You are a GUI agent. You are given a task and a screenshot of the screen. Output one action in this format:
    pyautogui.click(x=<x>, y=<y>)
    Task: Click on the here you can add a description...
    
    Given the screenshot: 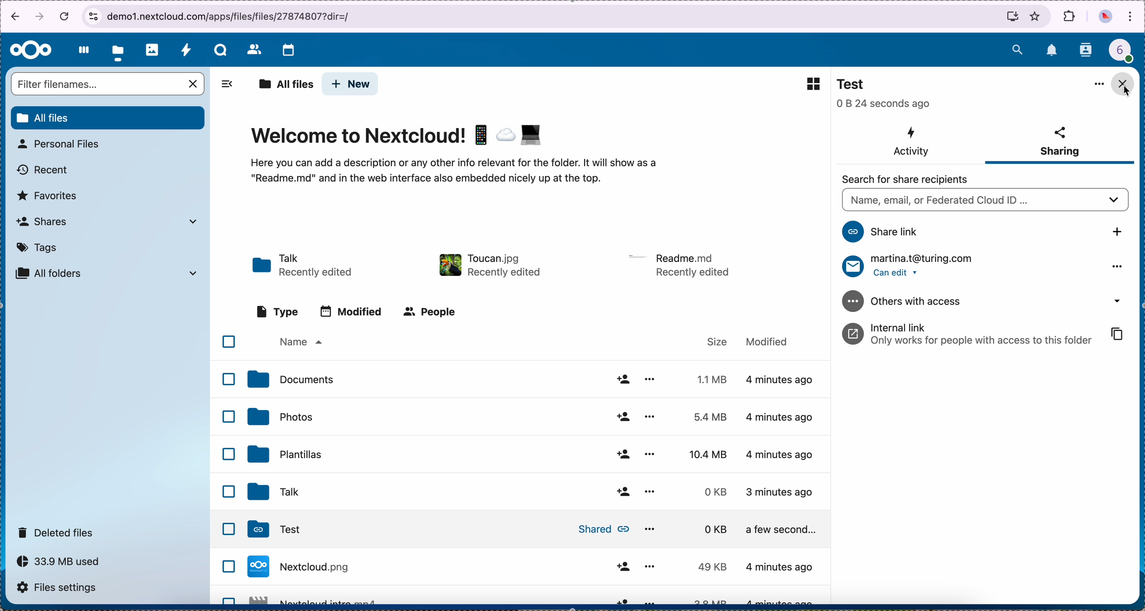 What is the action you would take?
    pyautogui.click(x=467, y=176)
    